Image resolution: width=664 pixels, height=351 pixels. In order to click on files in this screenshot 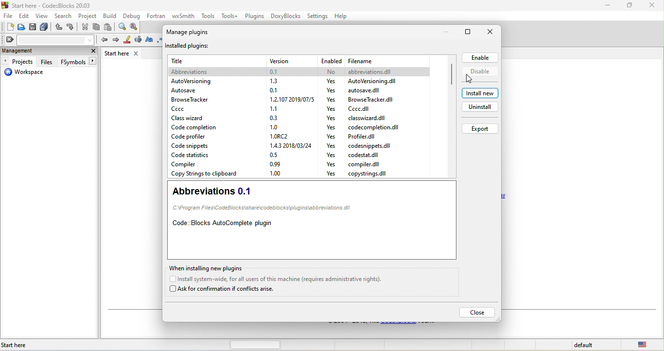, I will do `click(48, 62)`.